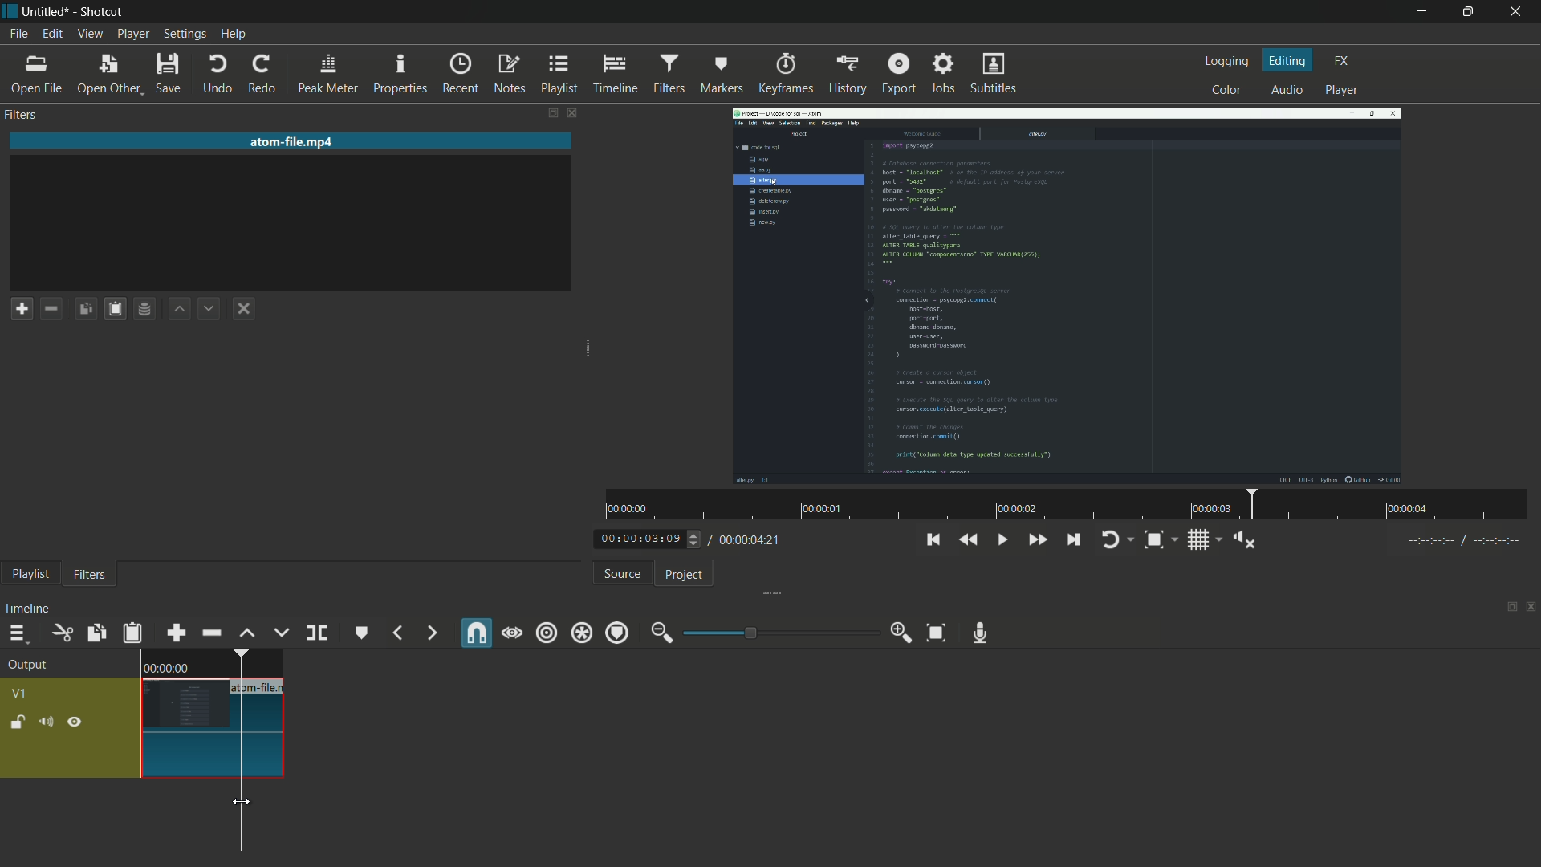  I want to click on edit menu, so click(52, 35).